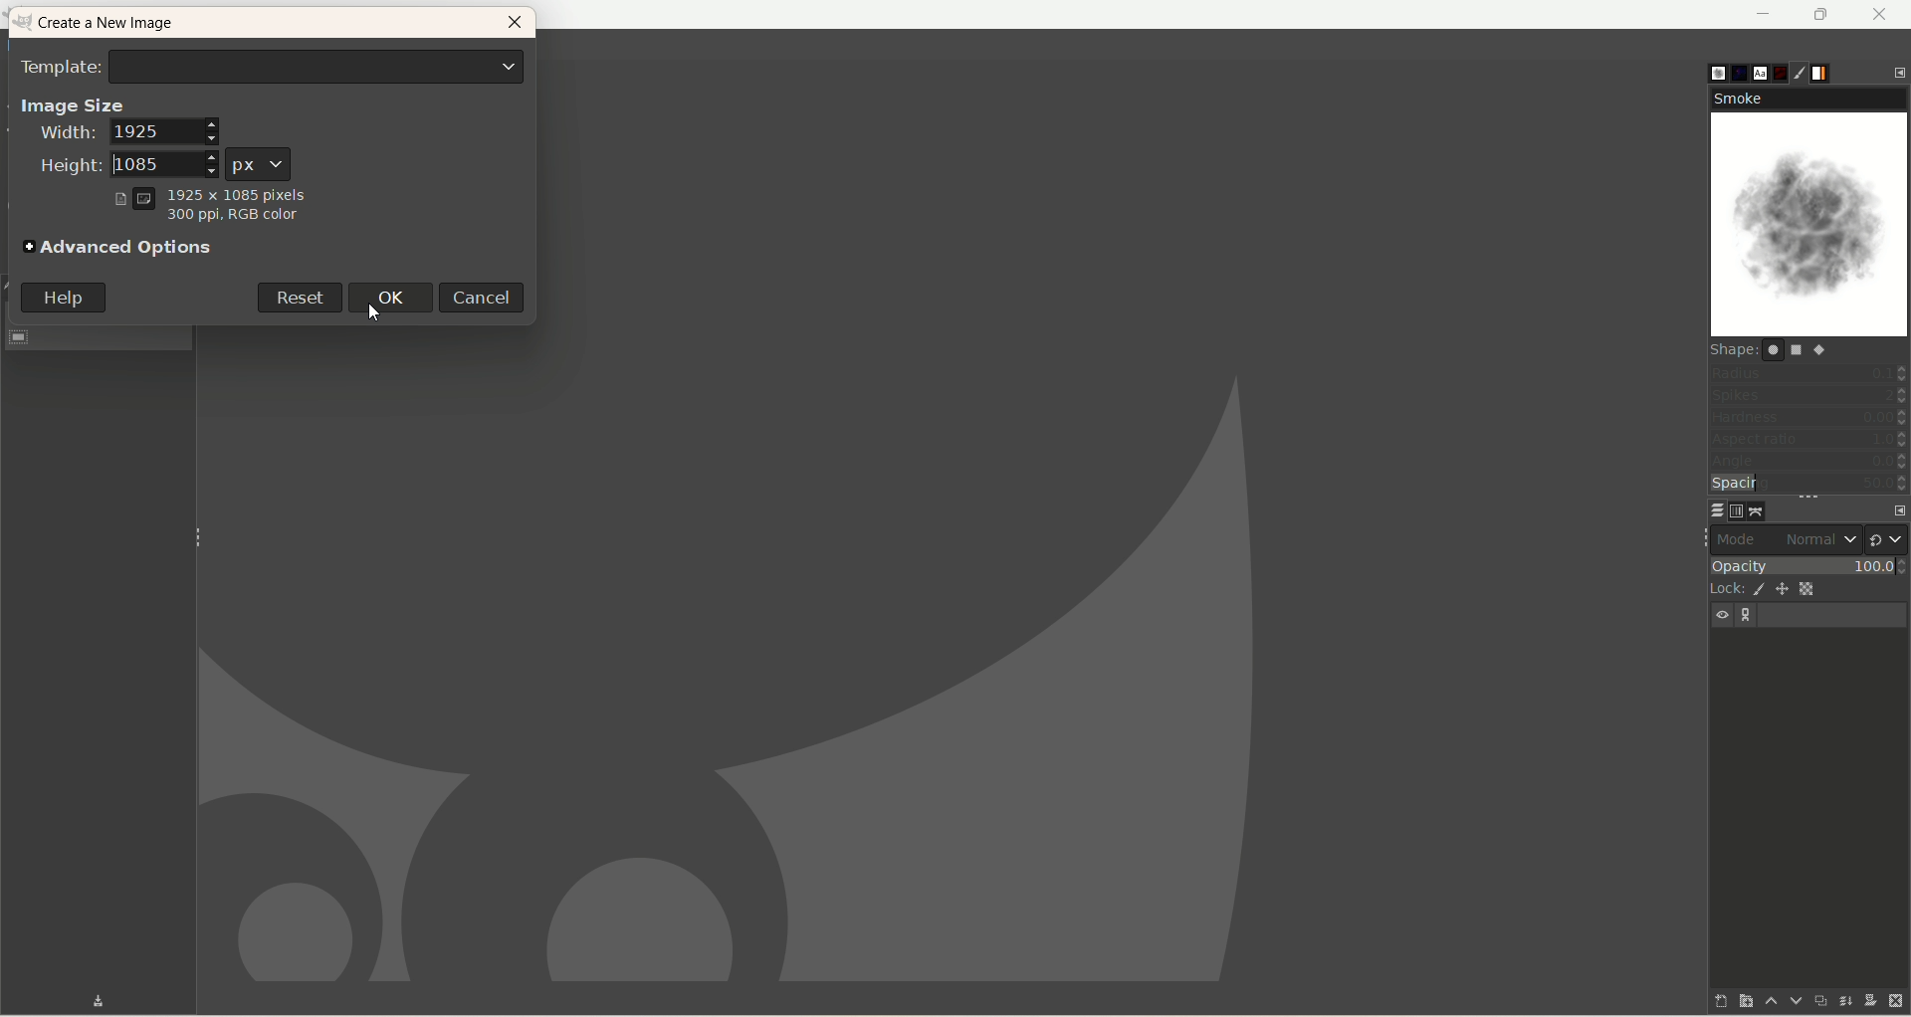 The height and width of the screenshot is (1017, 1911). What do you see at coordinates (373, 310) in the screenshot?
I see `cursor` at bounding box center [373, 310].